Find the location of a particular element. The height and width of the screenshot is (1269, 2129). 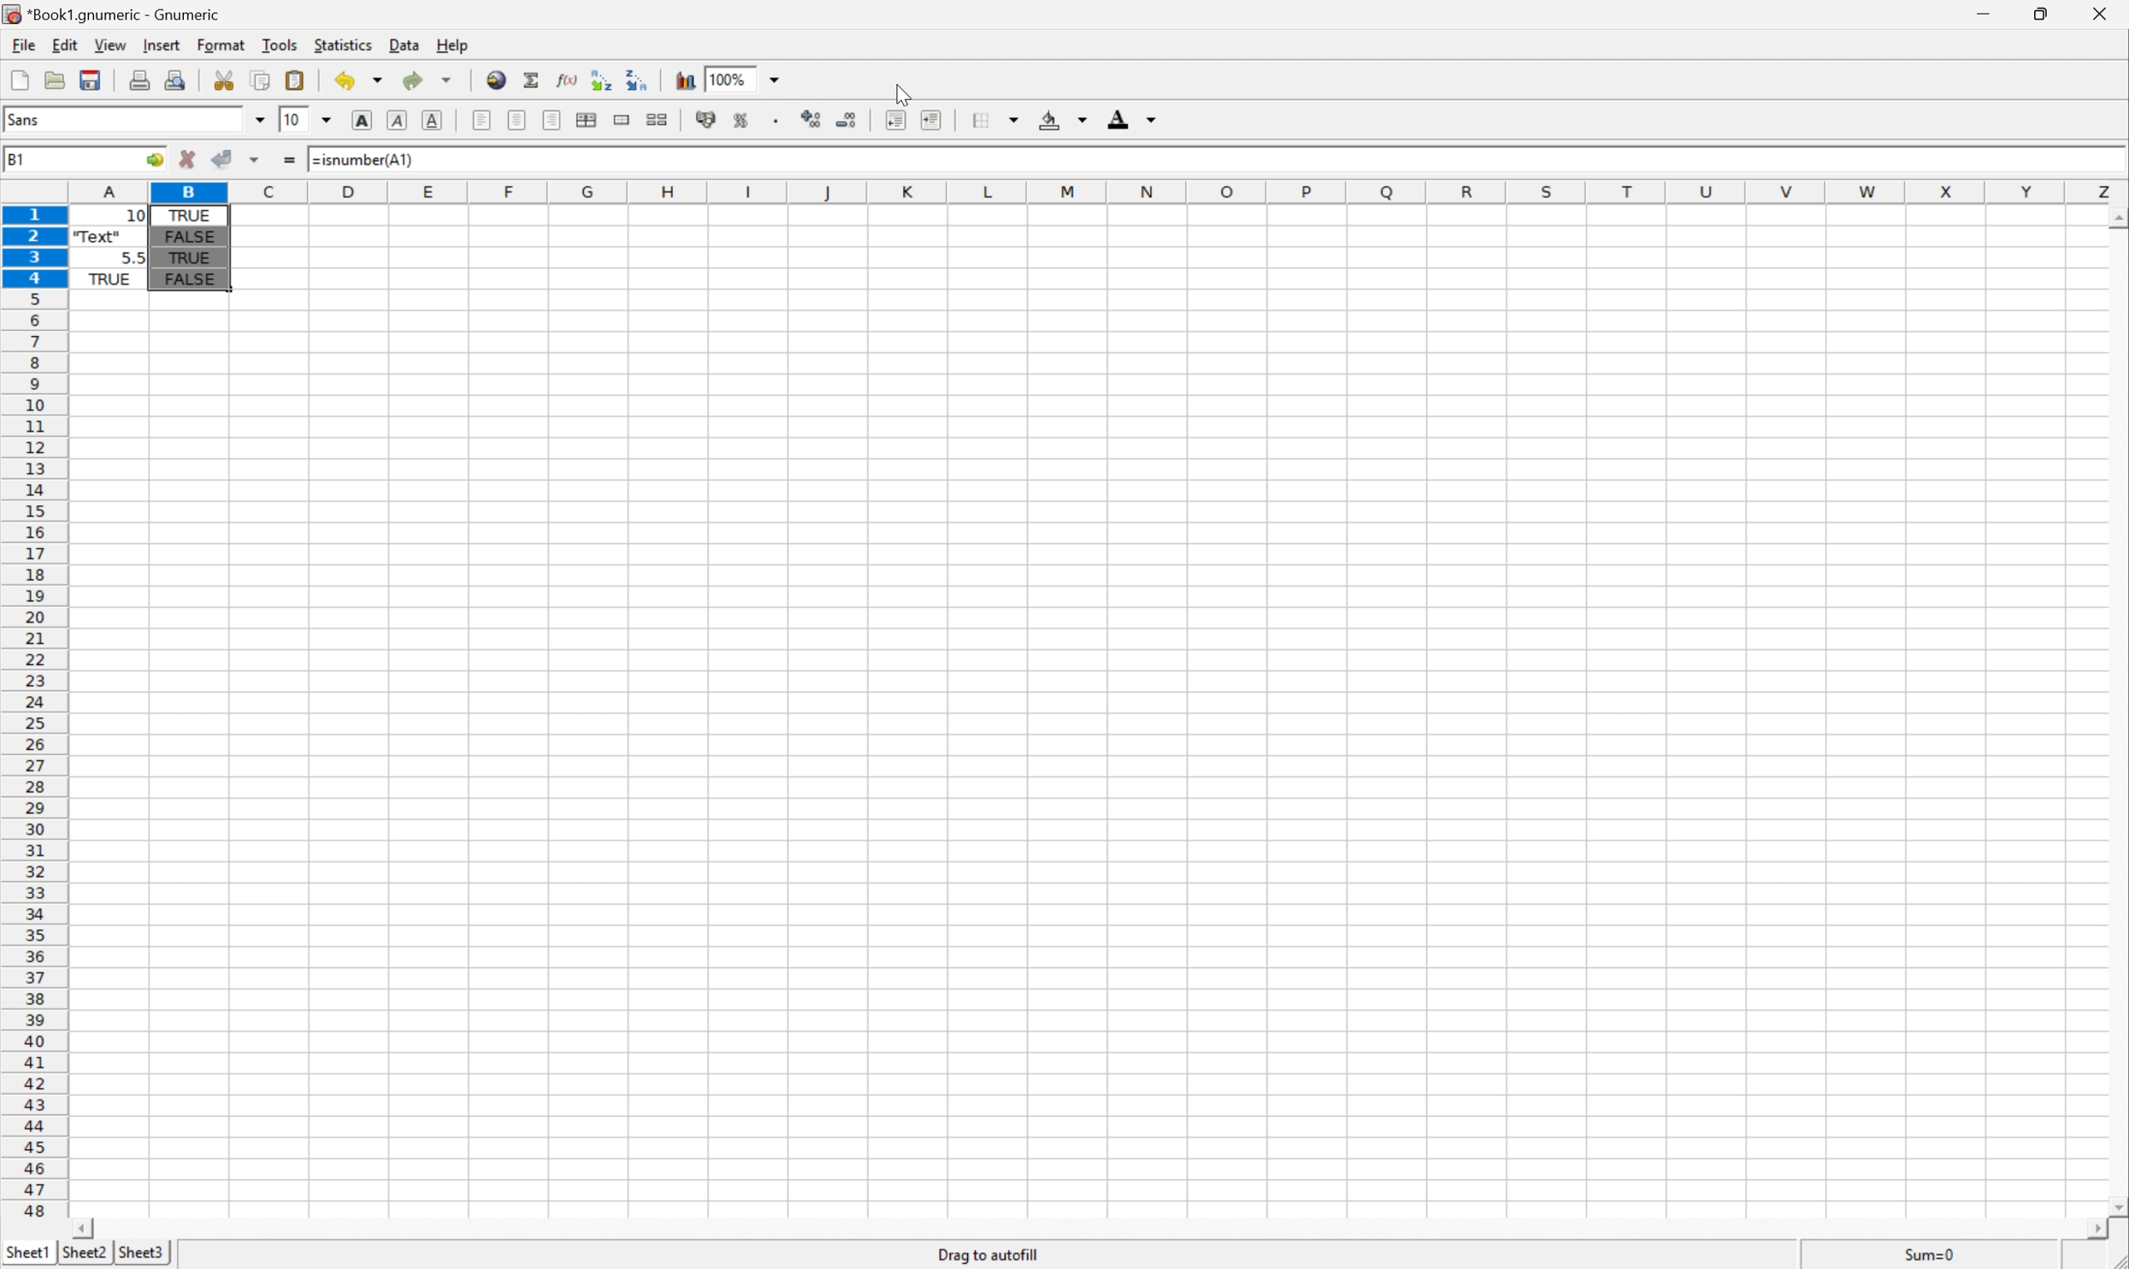

Undo is located at coordinates (359, 78).